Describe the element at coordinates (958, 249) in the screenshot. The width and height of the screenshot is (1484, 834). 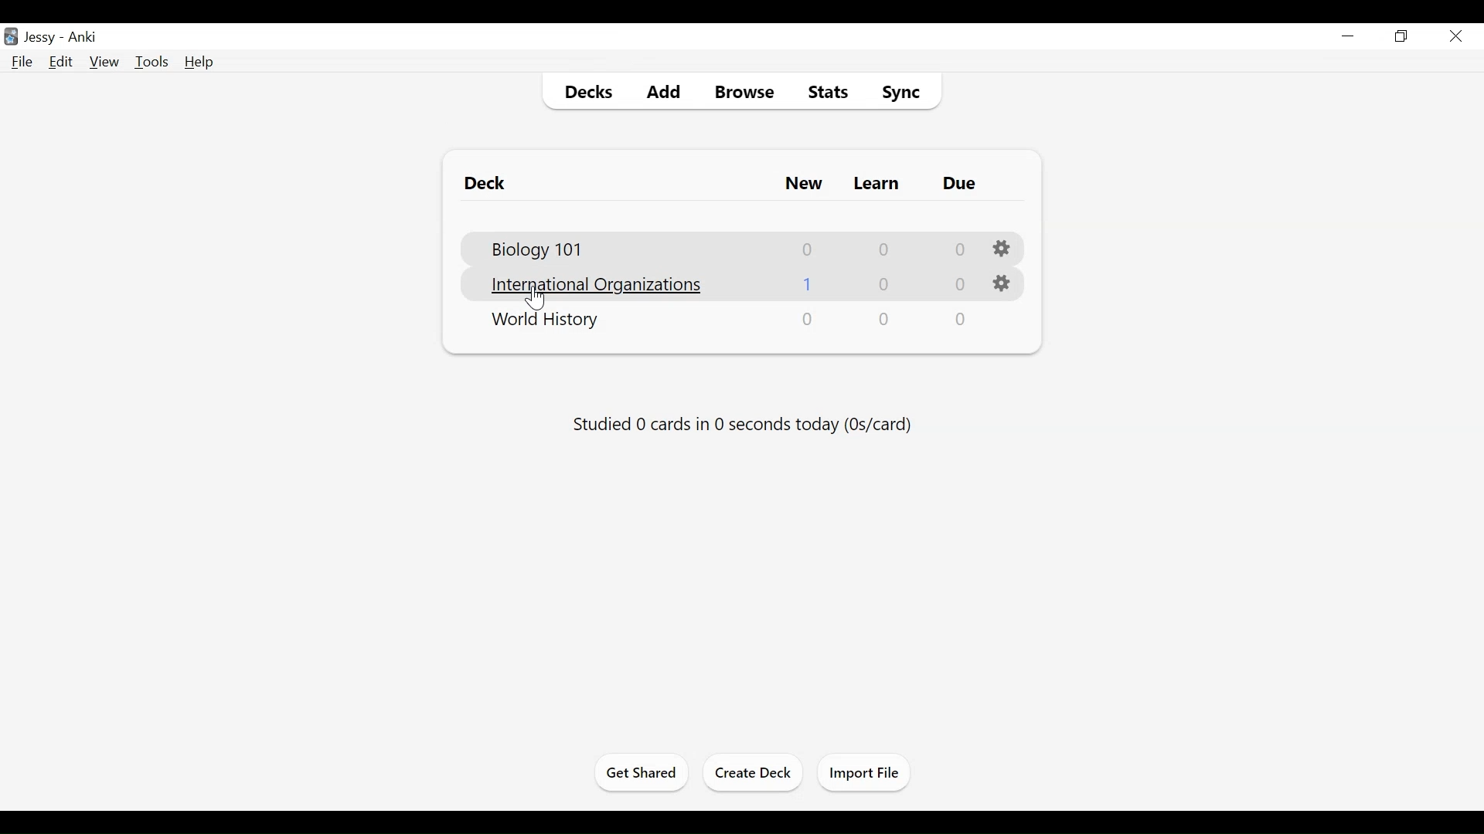
I see `0` at that location.